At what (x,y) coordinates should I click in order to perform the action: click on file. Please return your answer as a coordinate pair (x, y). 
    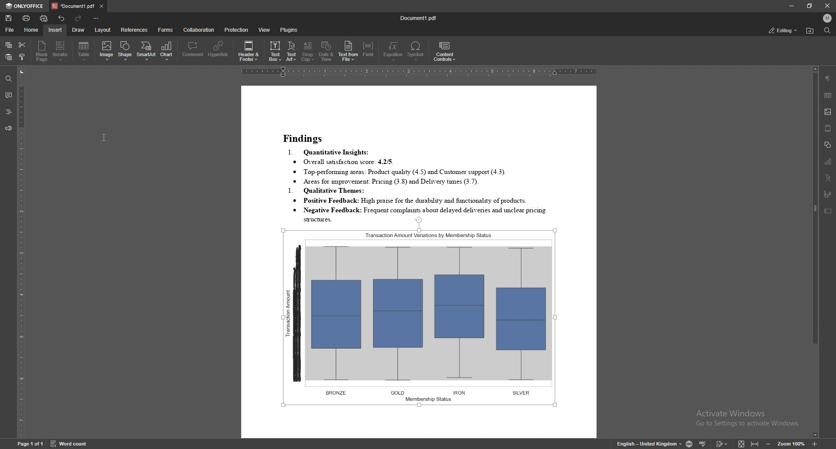
    Looking at the image, I should click on (10, 30).